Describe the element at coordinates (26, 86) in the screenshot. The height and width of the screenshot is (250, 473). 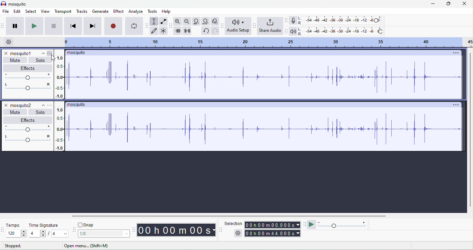
I see `pan` at that location.